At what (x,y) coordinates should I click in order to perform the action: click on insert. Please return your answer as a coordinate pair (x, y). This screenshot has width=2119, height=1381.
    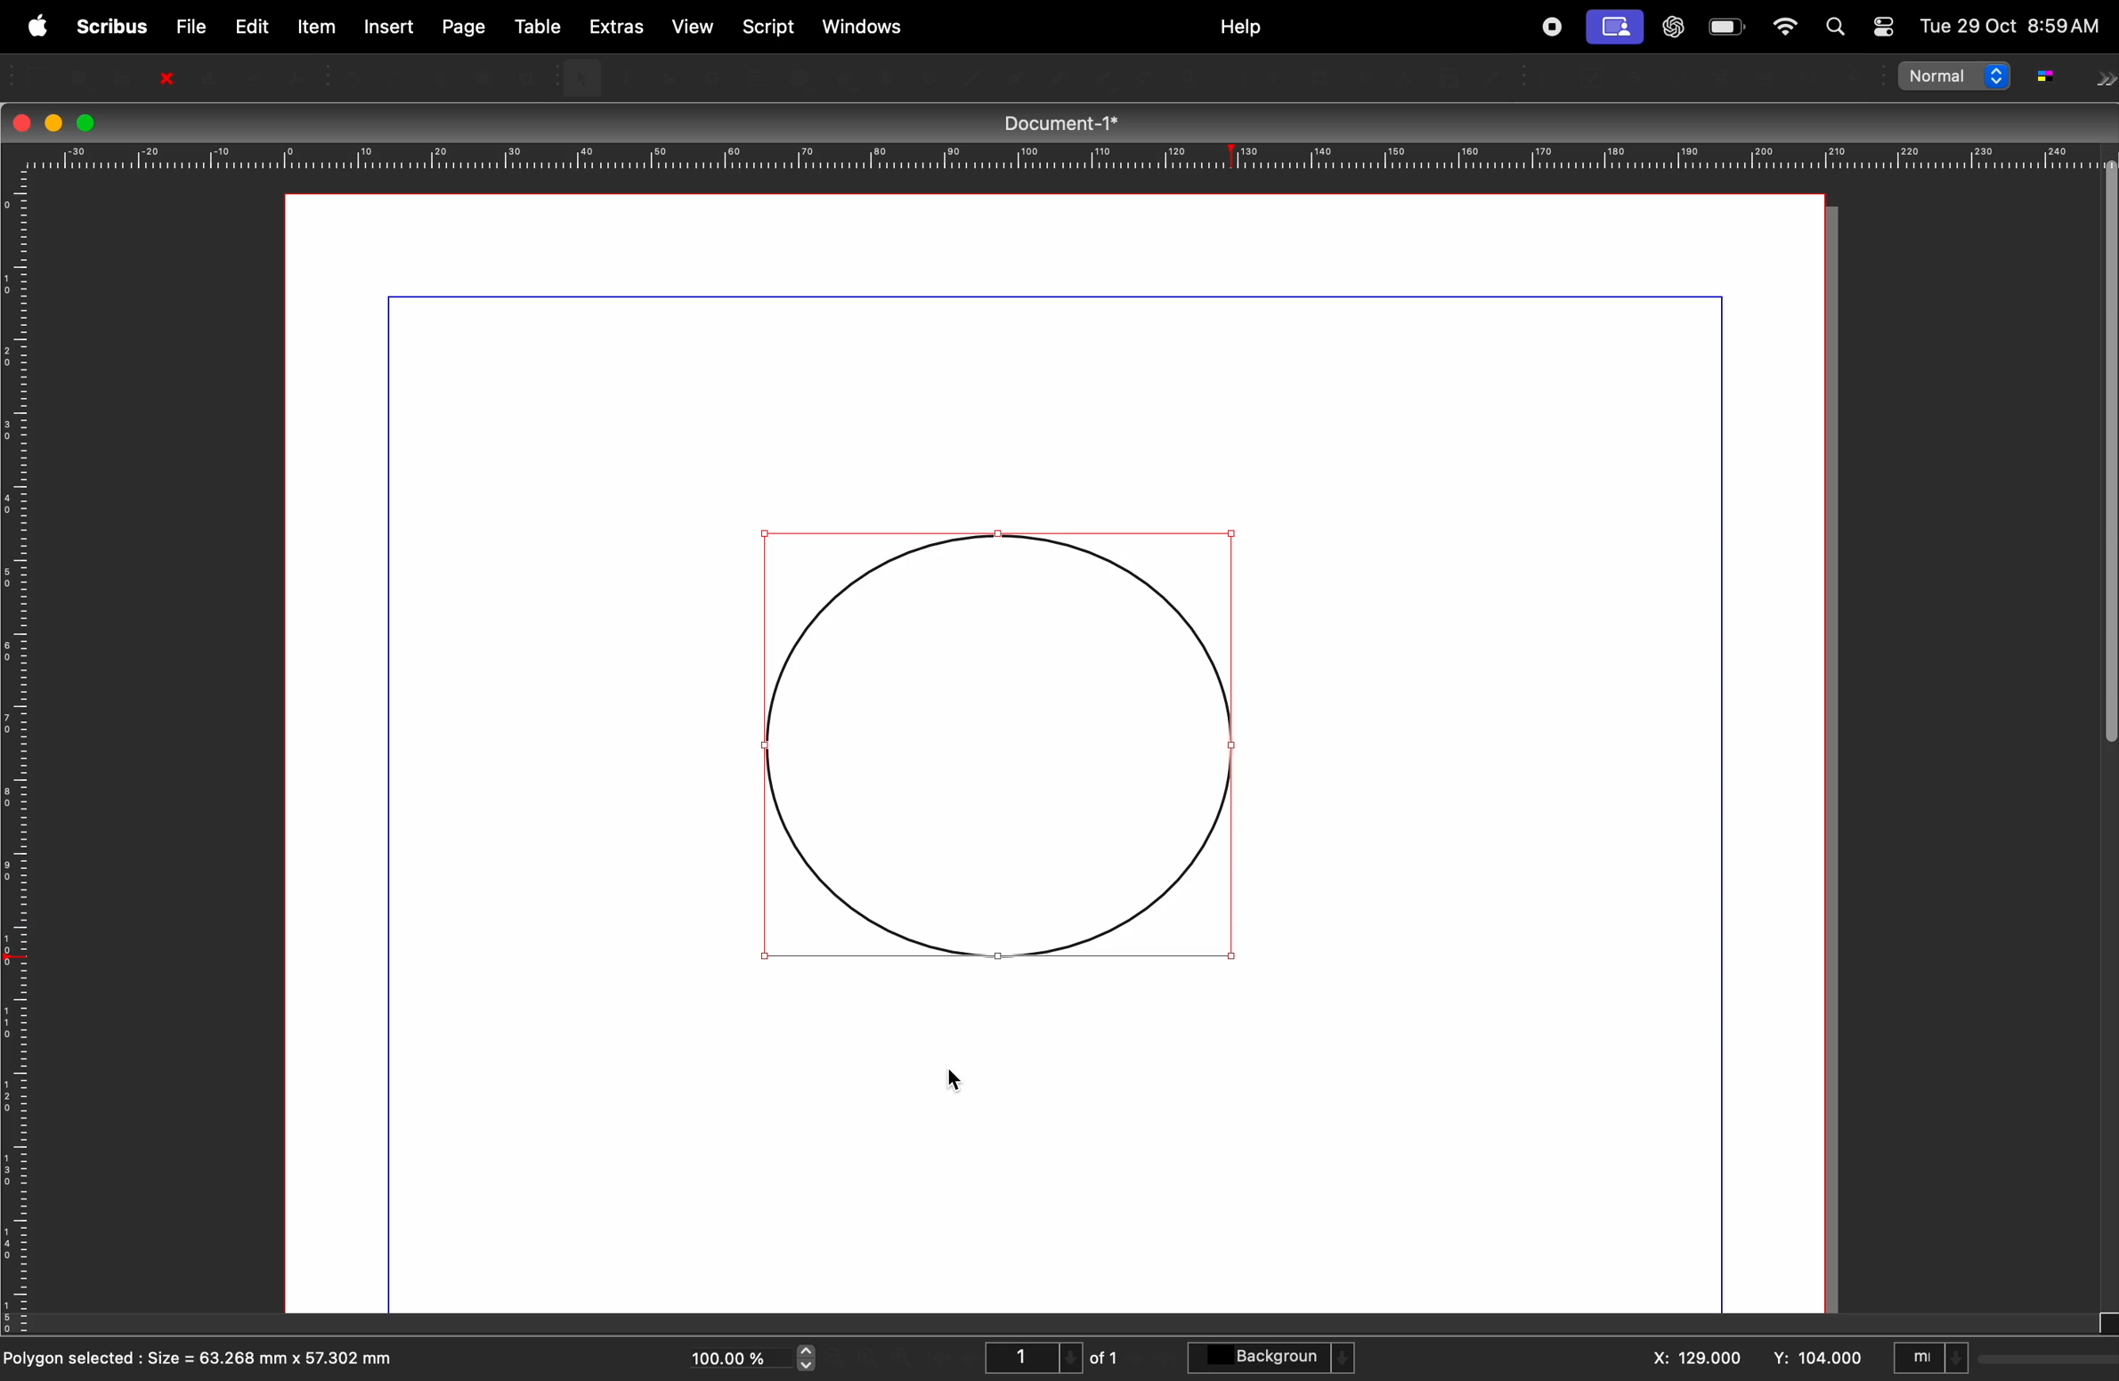
    Looking at the image, I should click on (388, 26).